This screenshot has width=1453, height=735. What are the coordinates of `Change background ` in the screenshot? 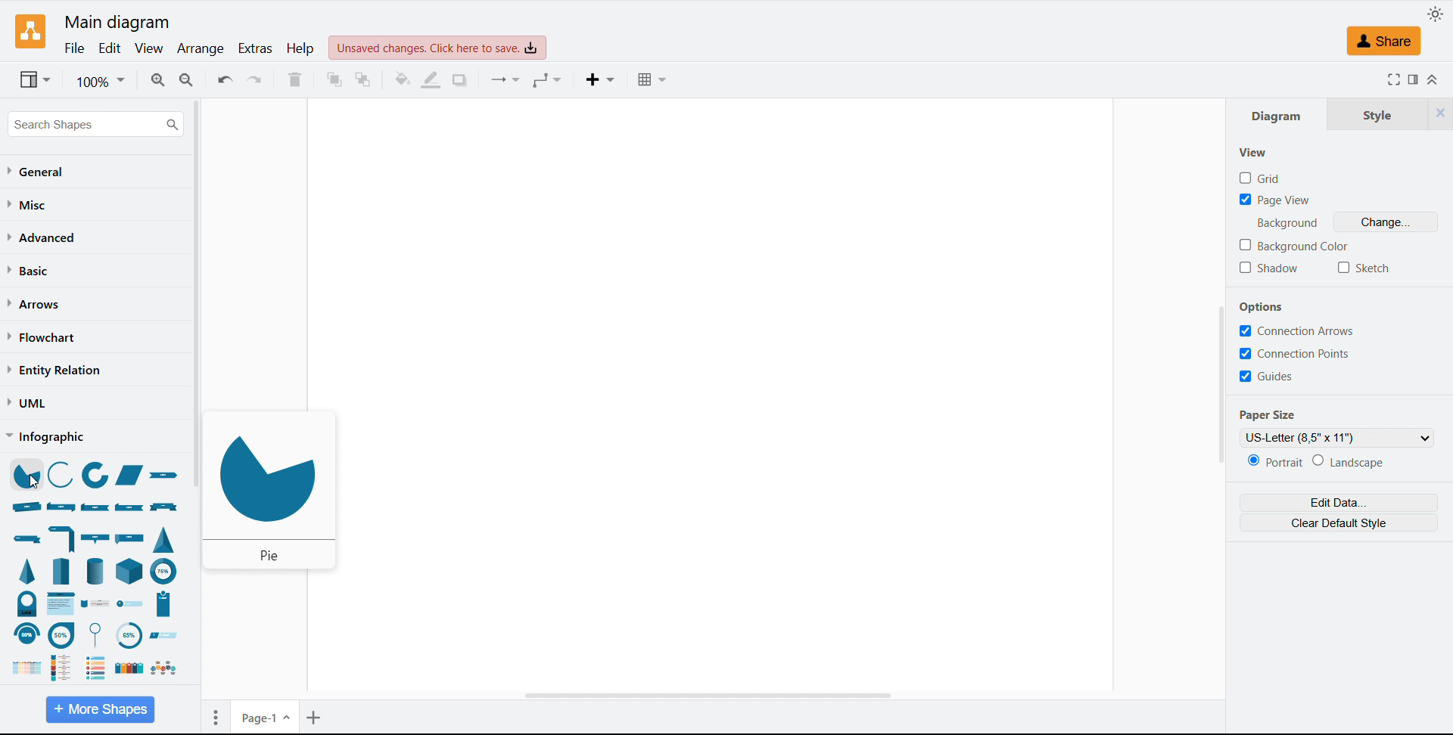 It's located at (1385, 221).